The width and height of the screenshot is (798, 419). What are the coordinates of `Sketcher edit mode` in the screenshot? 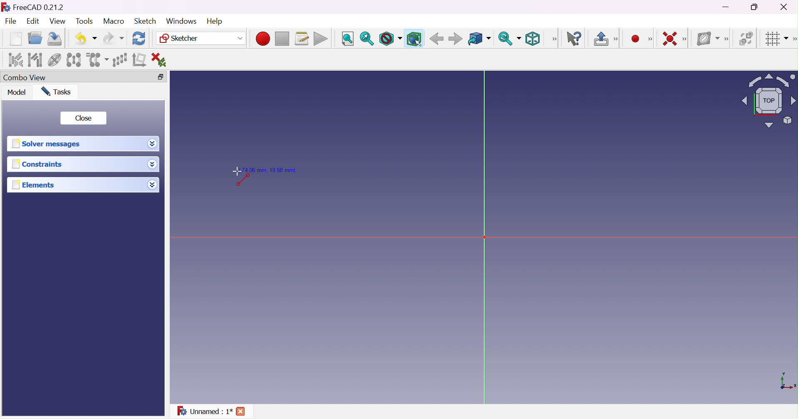 It's located at (617, 39).